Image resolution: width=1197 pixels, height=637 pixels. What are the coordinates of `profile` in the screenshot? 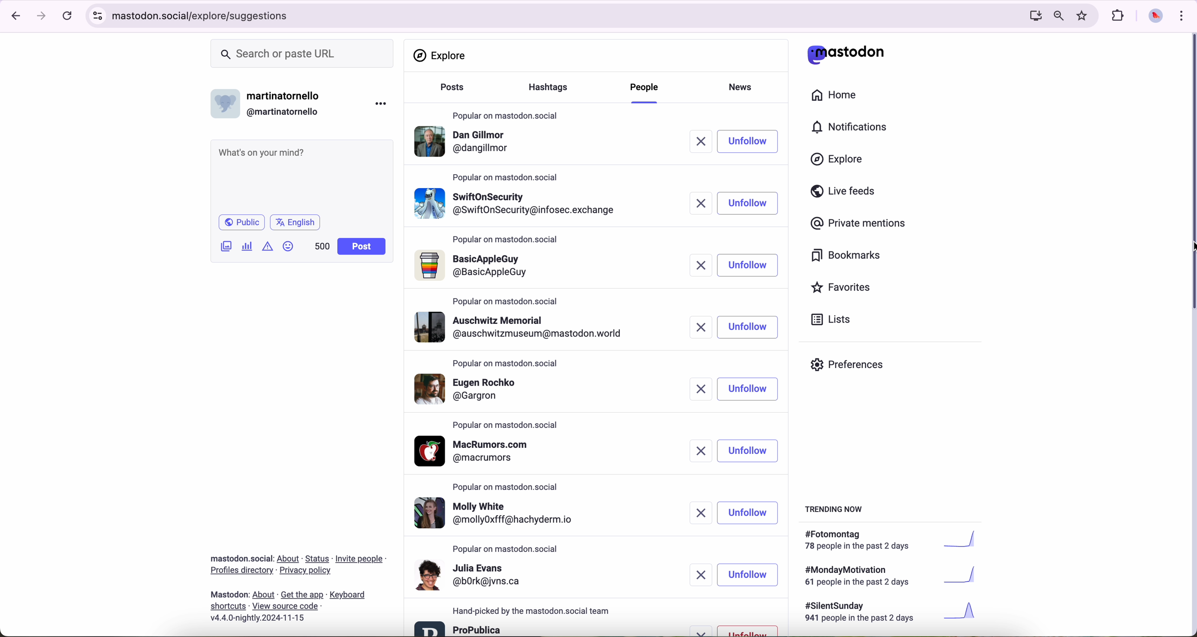 It's located at (459, 628).